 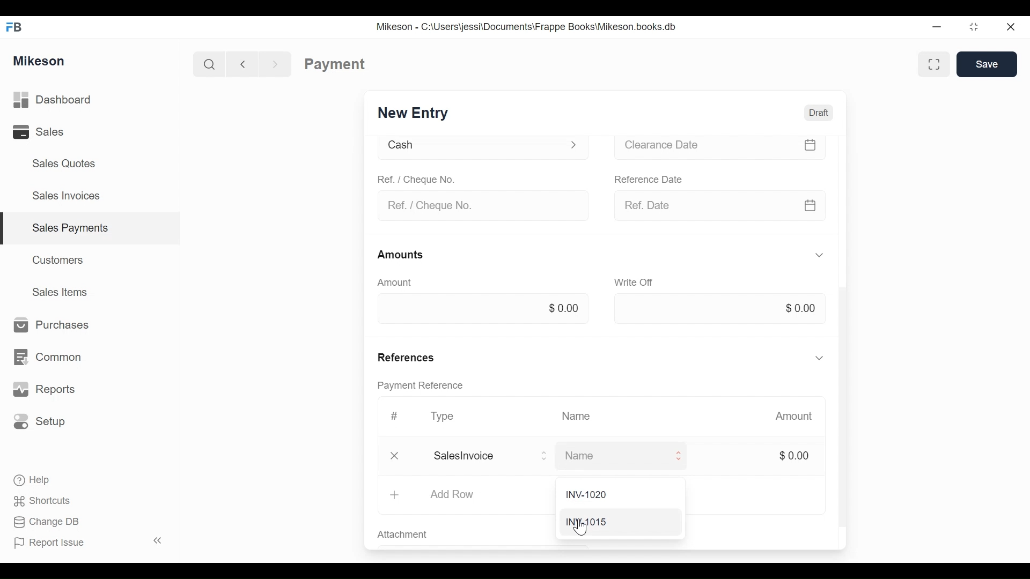 I want to click on $0.00, so click(x=797, y=454).